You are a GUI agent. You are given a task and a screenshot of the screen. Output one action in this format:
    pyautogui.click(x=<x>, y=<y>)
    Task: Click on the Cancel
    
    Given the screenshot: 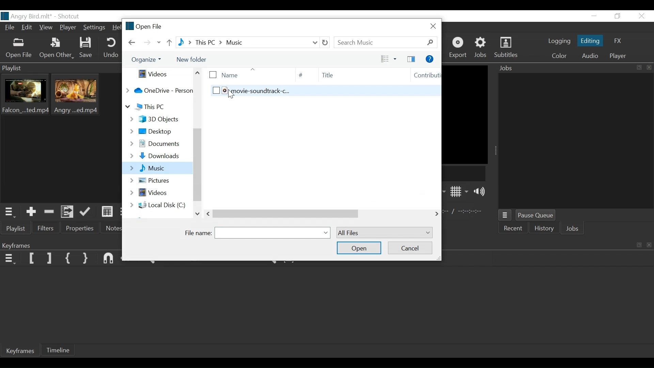 What is the action you would take?
    pyautogui.click(x=410, y=247)
    